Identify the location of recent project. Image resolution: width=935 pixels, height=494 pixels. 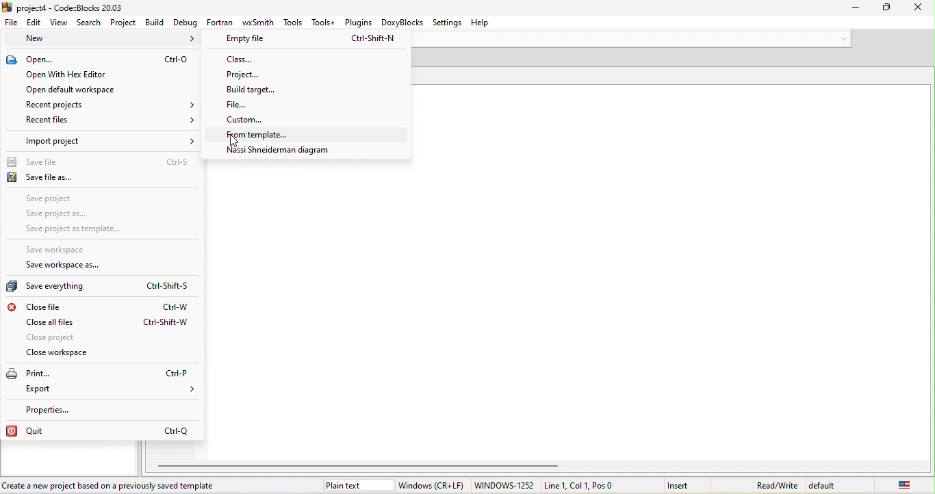
(102, 106).